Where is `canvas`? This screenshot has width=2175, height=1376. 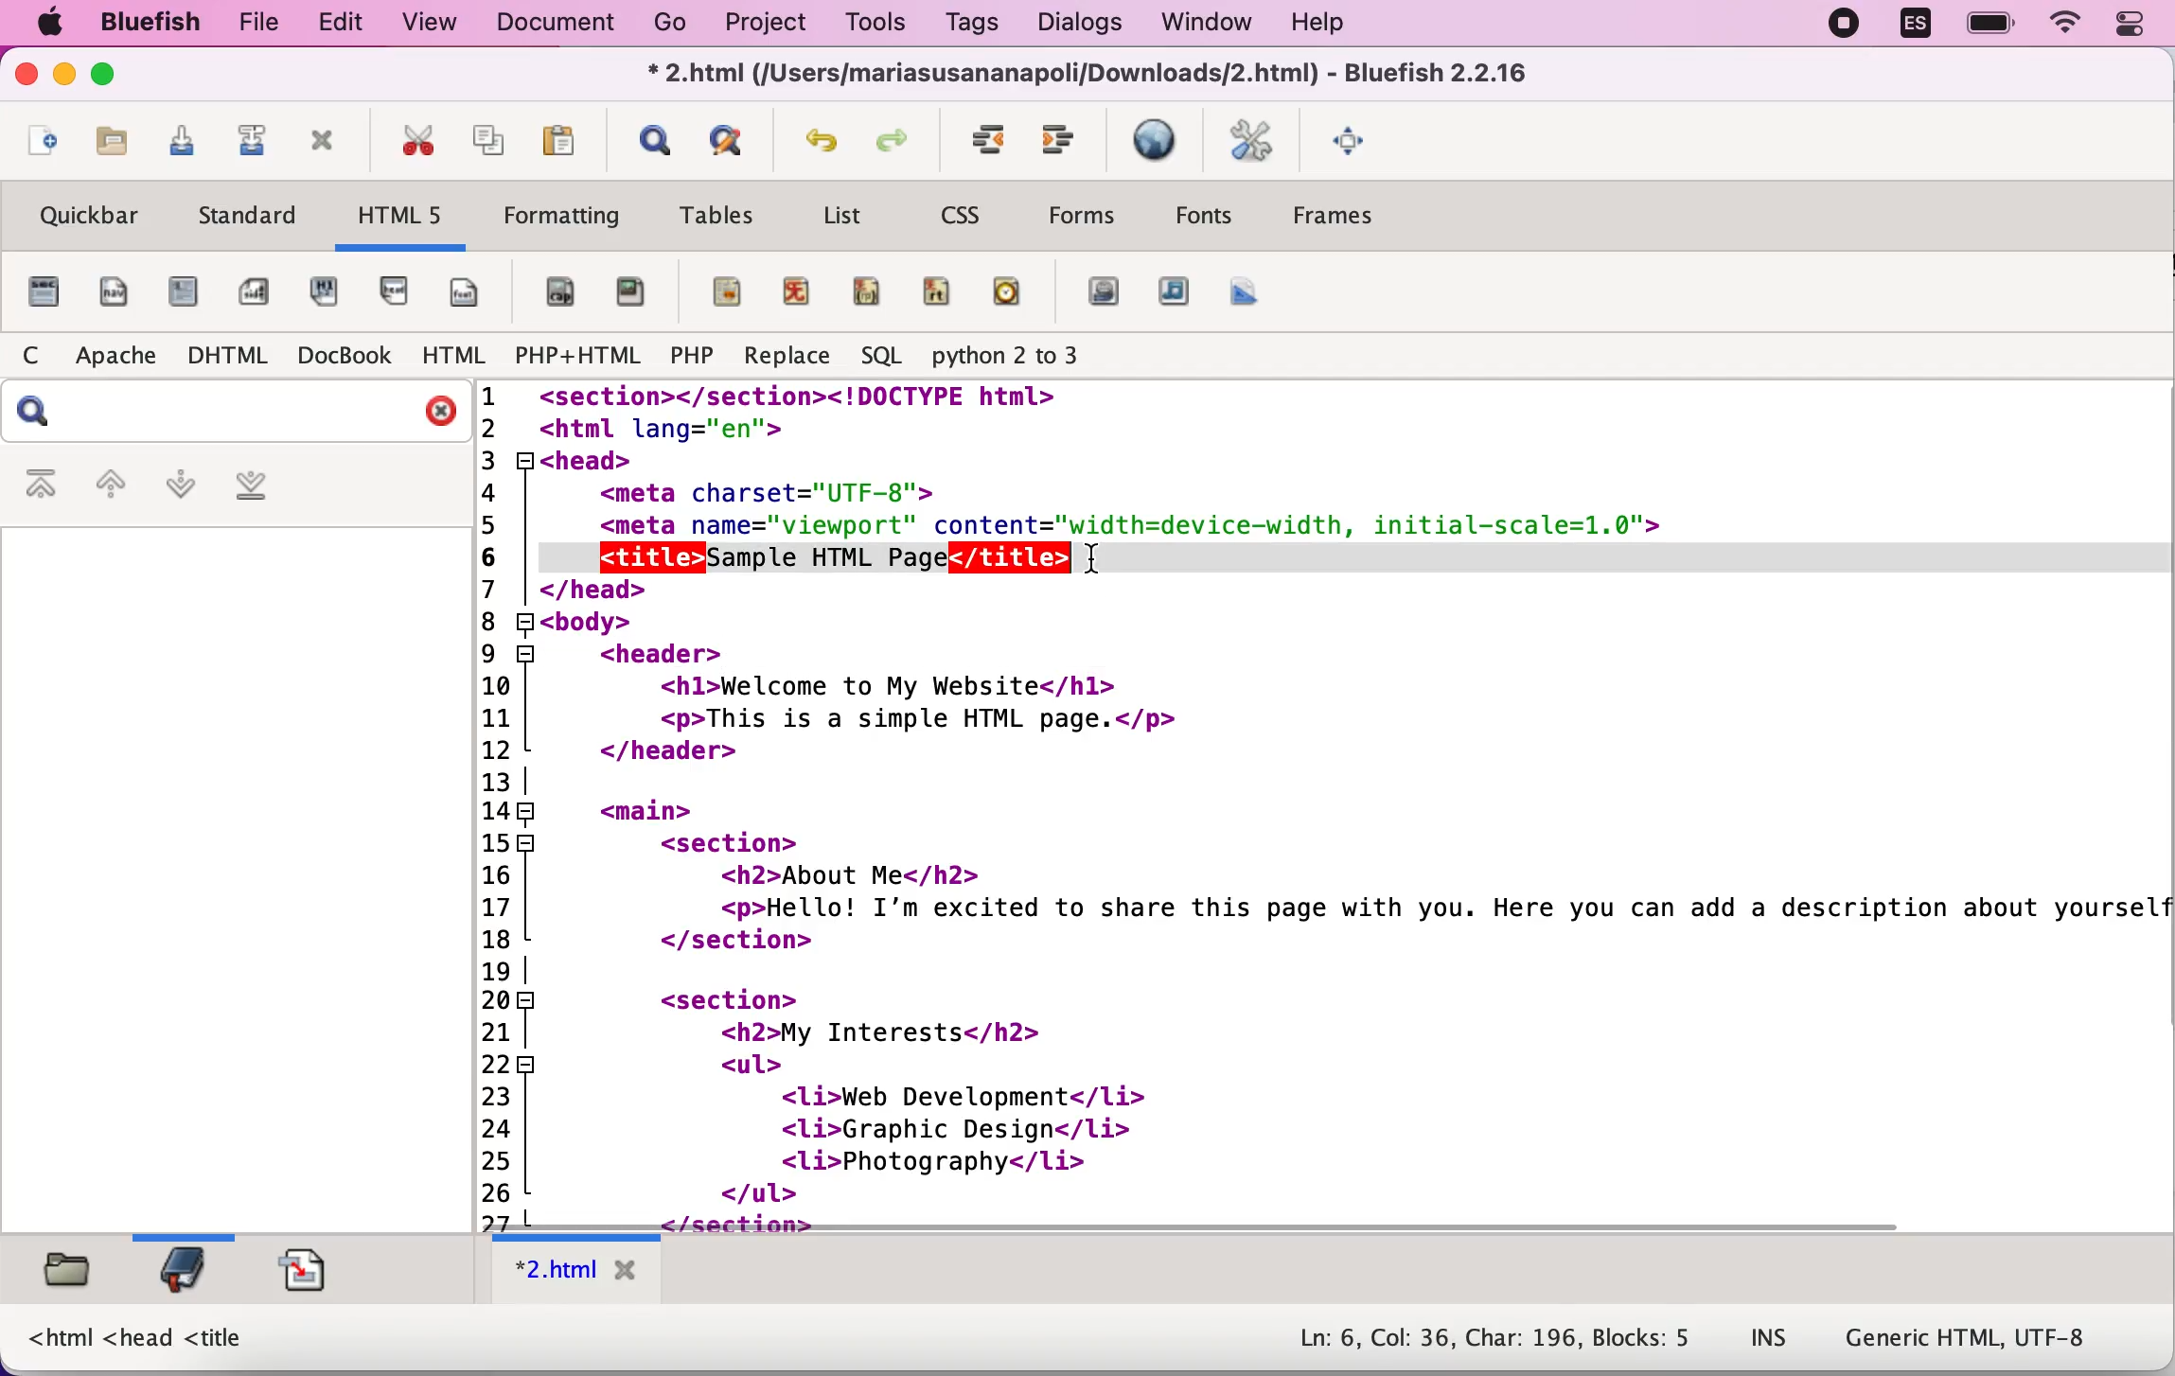 canvas is located at coordinates (1247, 292).